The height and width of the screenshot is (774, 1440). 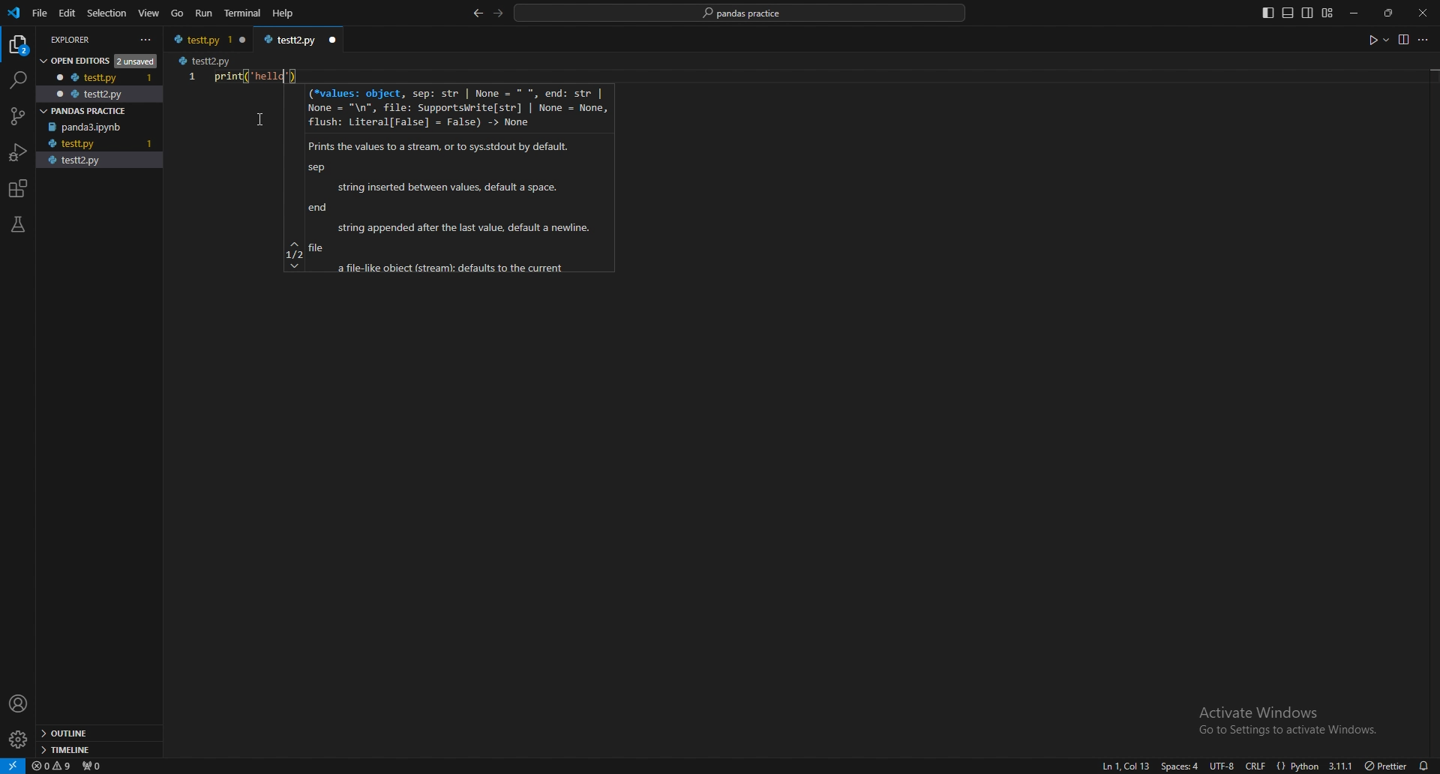 I want to click on timeline, so click(x=97, y=748).